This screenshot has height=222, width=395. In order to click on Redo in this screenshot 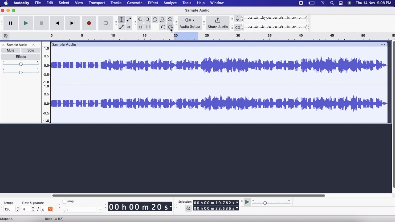, I will do `click(56, 218)`.